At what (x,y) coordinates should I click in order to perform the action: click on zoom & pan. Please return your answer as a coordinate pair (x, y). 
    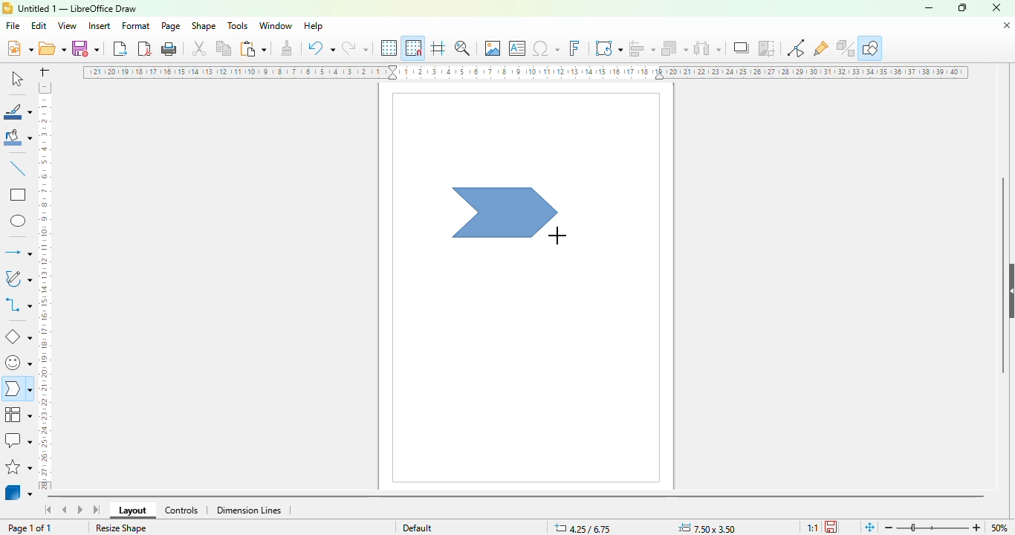
    Looking at the image, I should click on (462, 48).